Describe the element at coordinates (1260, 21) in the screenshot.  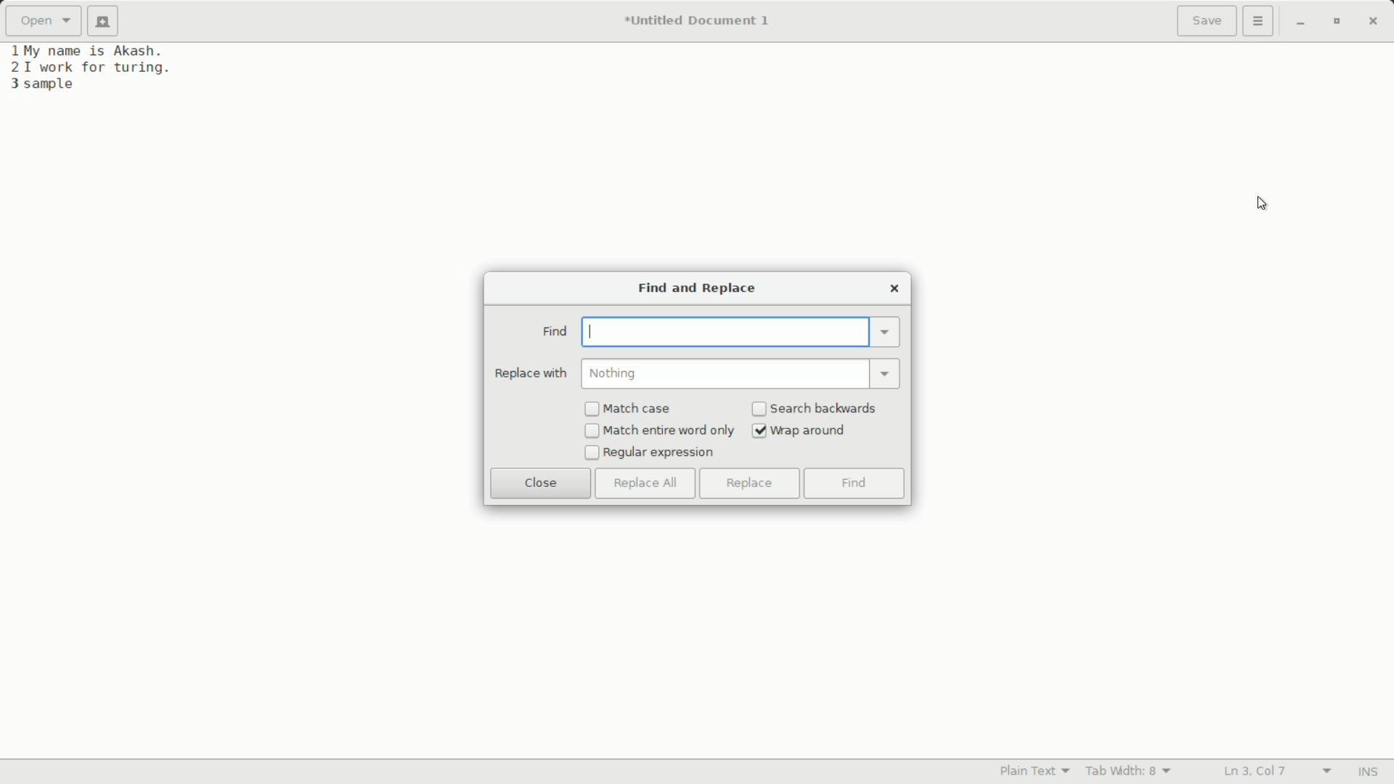
I see `more options` at that location.